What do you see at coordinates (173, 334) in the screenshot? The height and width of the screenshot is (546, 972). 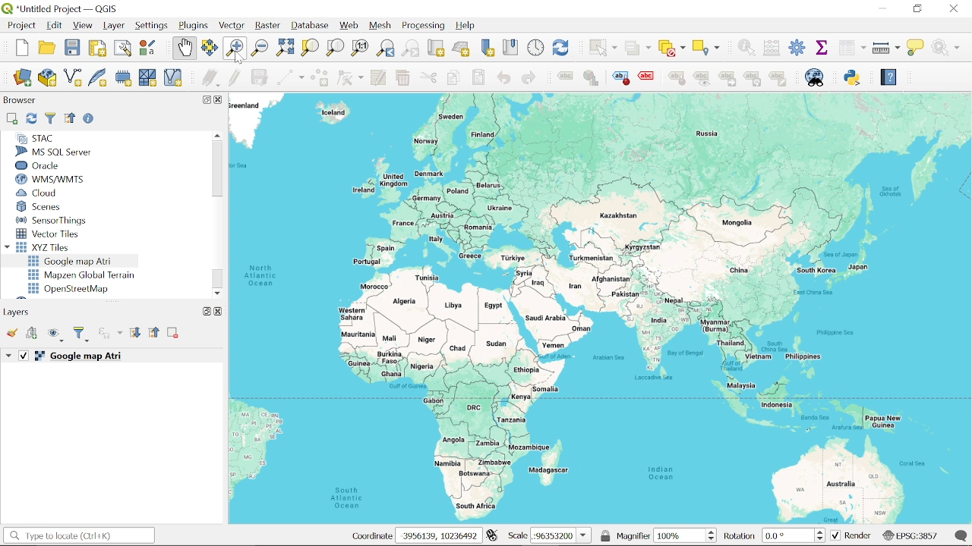 I see `Remove layer/group` at bounding box center [173, 334].